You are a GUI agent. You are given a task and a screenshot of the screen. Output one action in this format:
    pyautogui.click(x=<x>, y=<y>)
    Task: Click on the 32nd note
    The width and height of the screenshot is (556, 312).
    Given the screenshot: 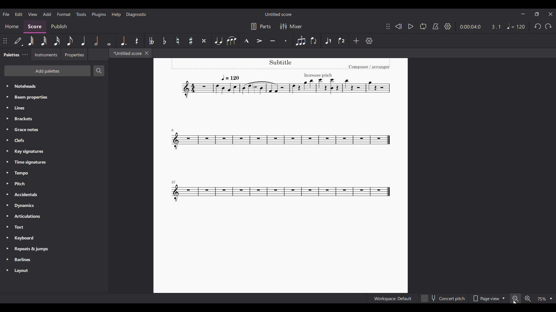 What is the action you would take?
    pyautogui.click(x=44, y=41)
    